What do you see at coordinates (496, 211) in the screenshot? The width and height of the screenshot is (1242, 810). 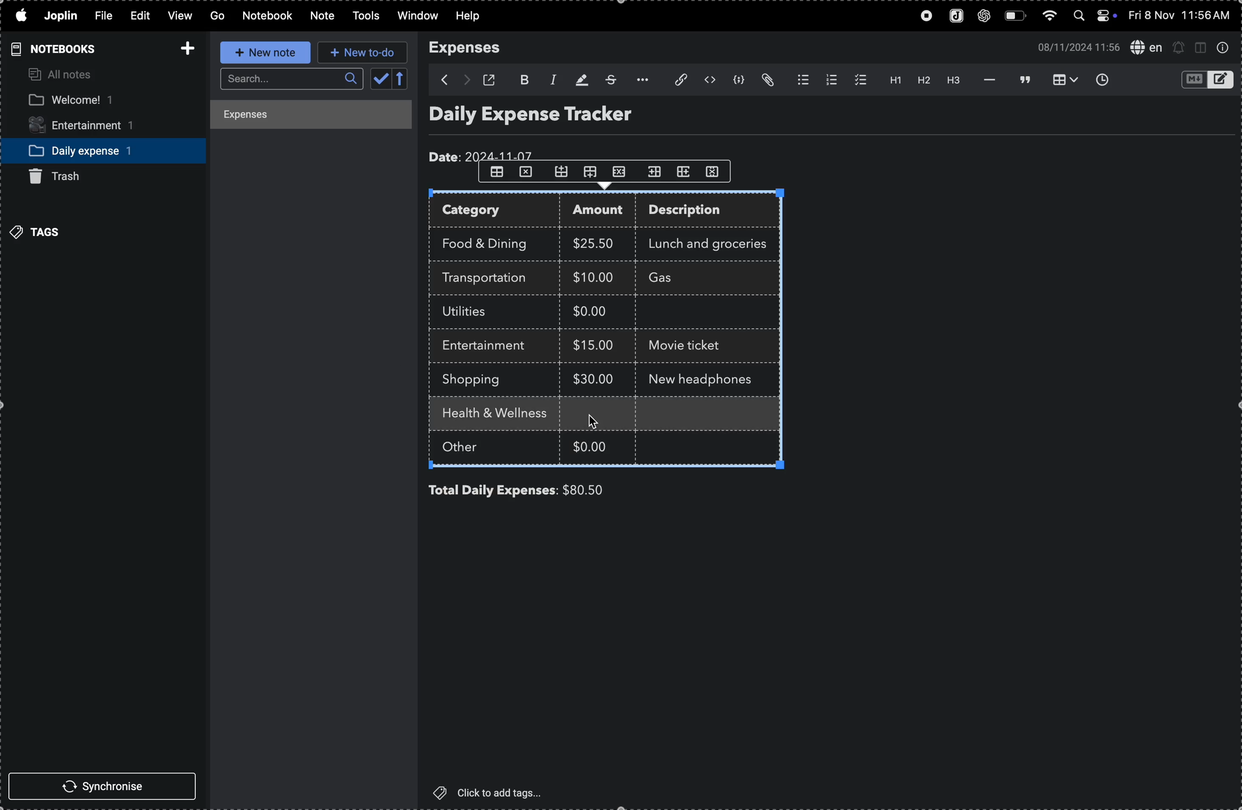 I see `category` at bounding box center [496, 211].